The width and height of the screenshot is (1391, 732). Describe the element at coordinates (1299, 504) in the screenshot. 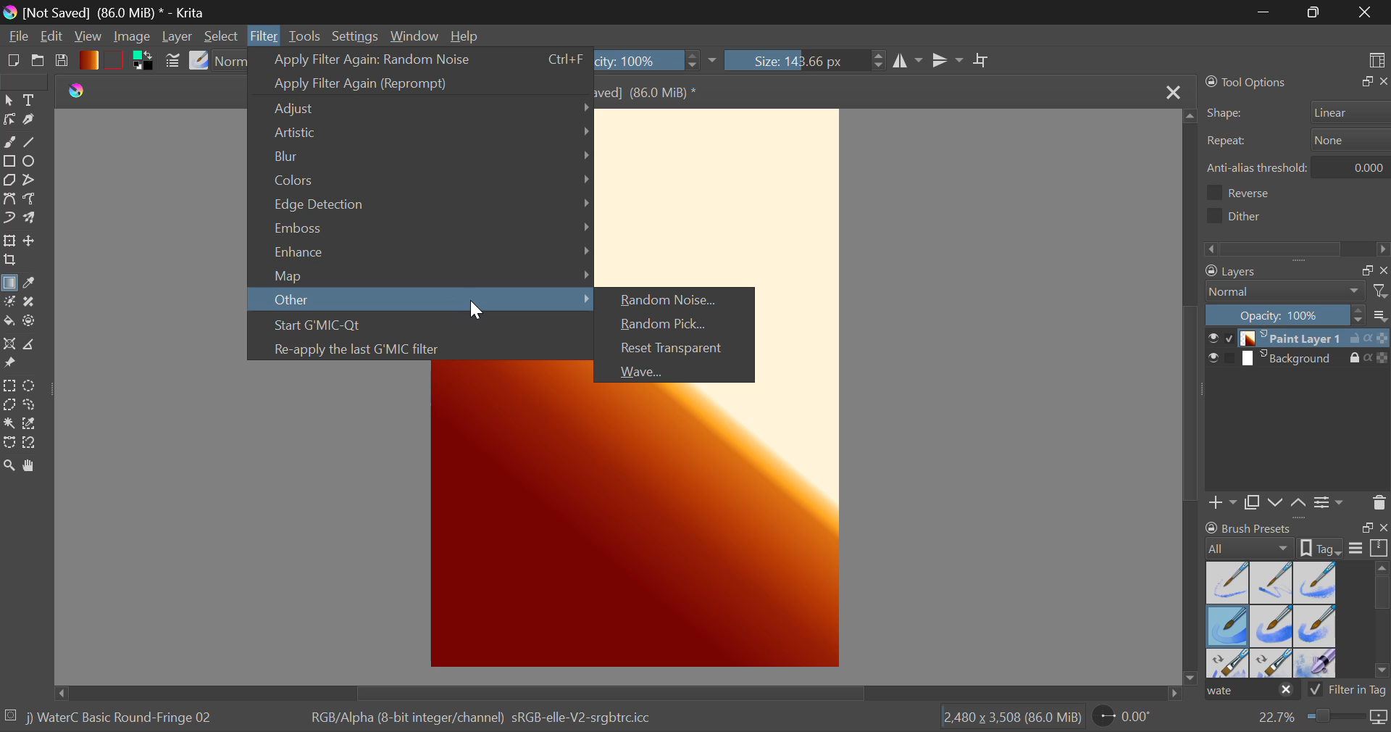

I see `move up` at that location.